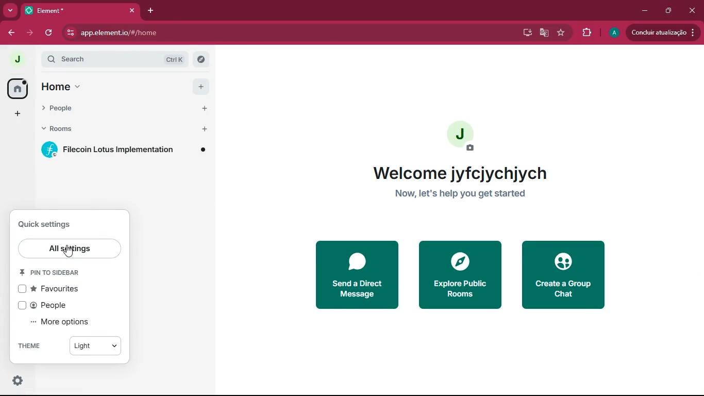  I want to click on close, so click(694, 10).